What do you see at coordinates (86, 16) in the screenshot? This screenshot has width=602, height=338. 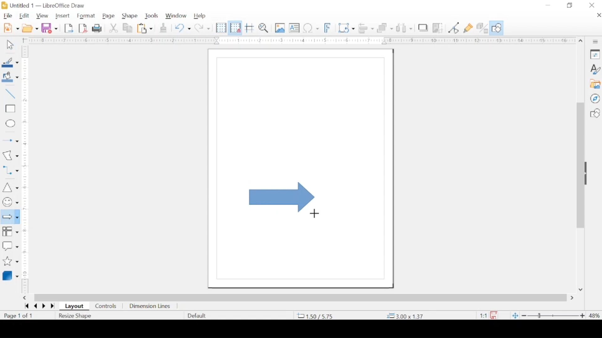 I see `format` at bounding box center [86, 16].